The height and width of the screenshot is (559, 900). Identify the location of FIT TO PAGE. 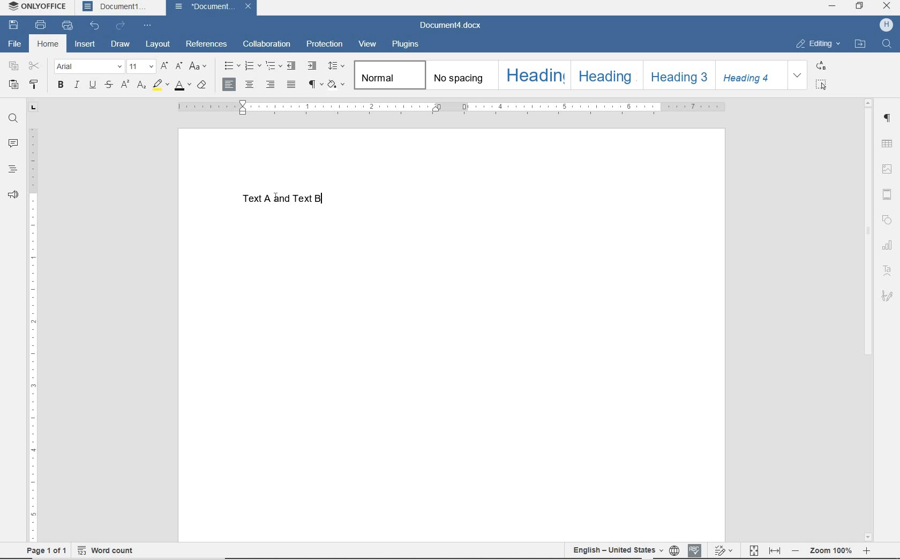
(754, 549).